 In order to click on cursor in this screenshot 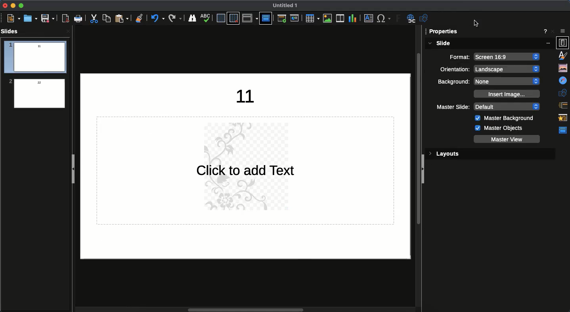, I will do `click(480, 23)`.